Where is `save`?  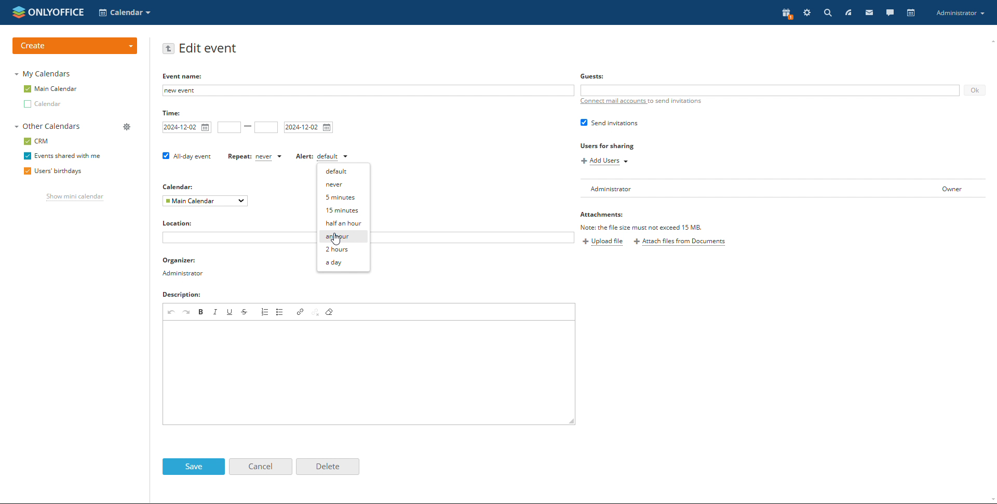 save is located at coordinates (193, 467).